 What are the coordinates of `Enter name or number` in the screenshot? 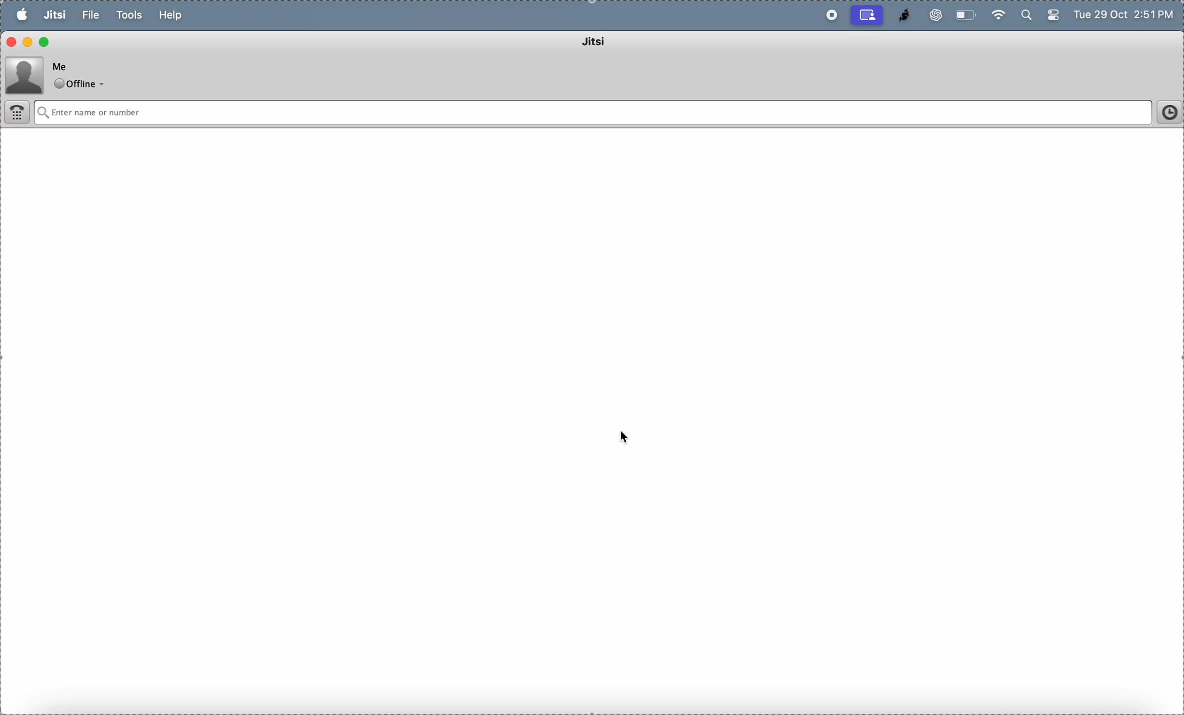 It's located at (541, 112).